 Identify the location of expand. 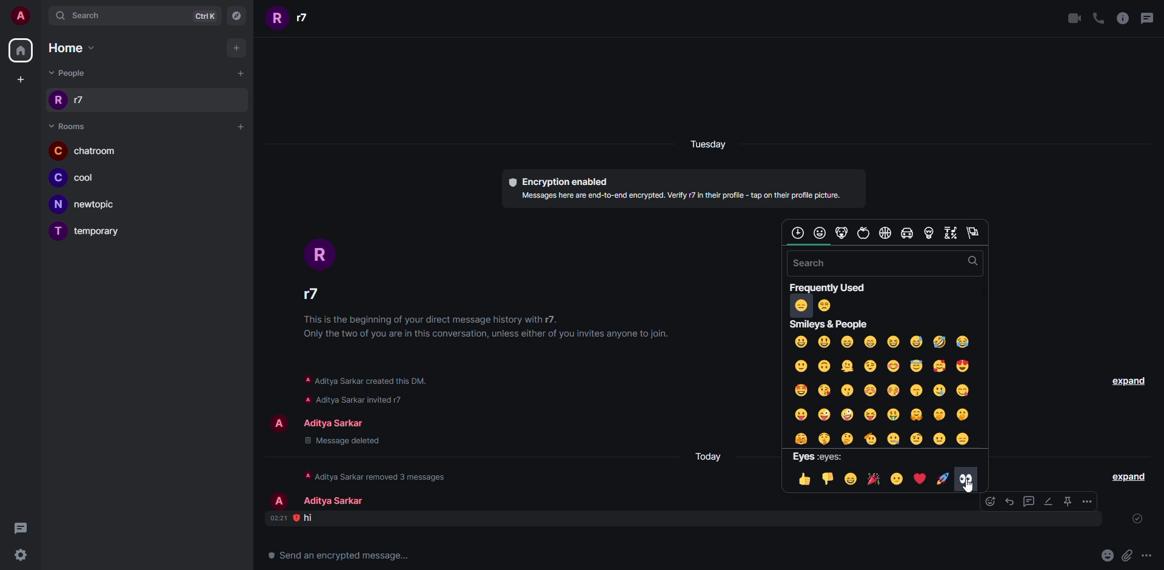
(1129, 475).